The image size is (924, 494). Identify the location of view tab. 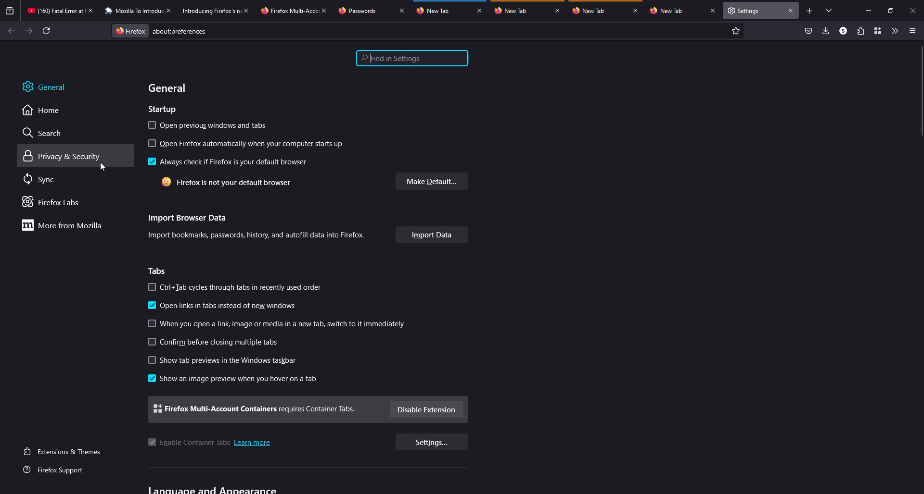
(830, 10).